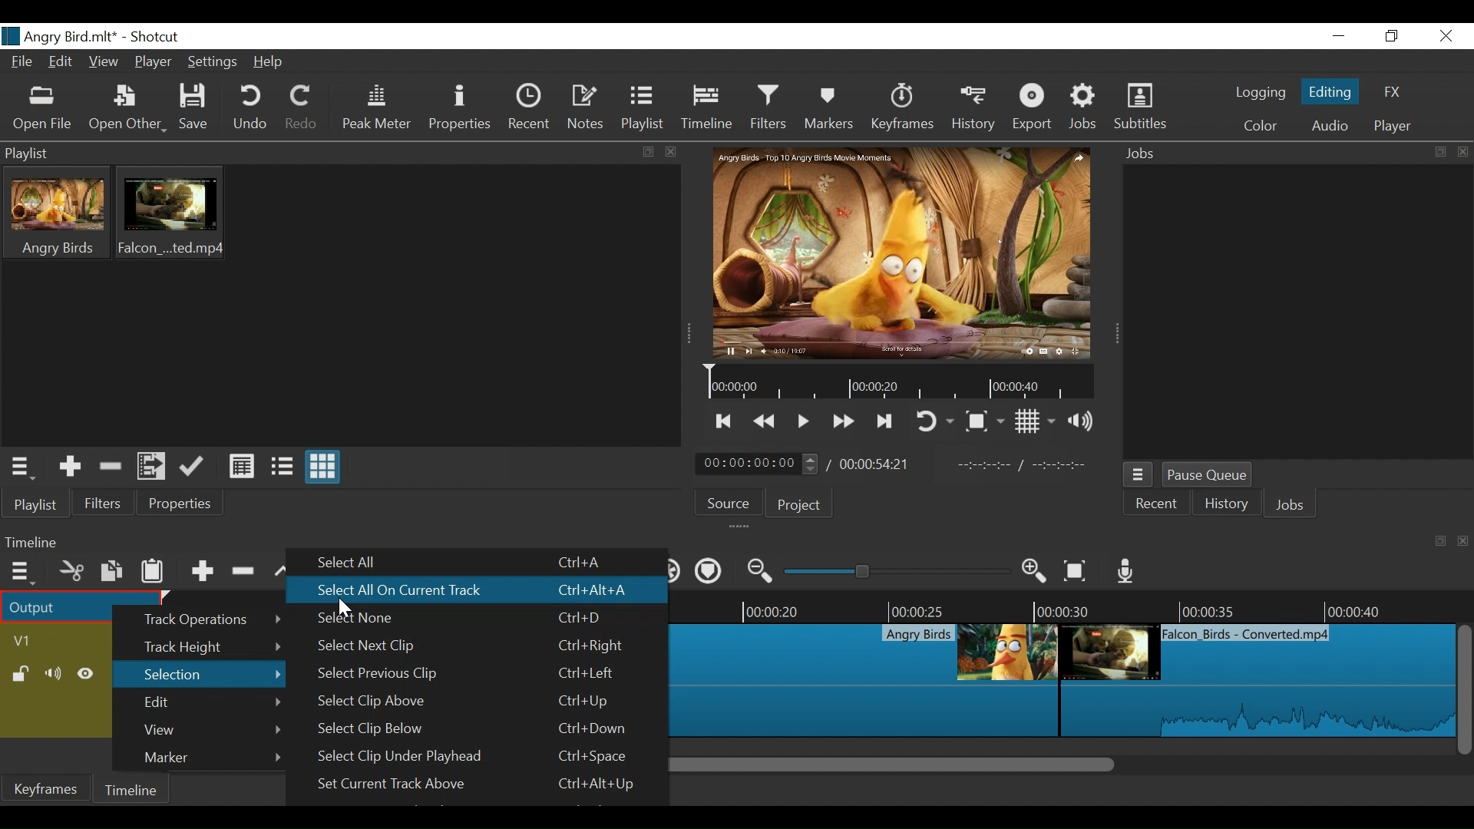 Image resolution: width=1474 pixels, height=829 pixels. What do you see at coordinates (376, 110) in the screenshot?
I see `Peak Meter` at bounding box center [376, 110].